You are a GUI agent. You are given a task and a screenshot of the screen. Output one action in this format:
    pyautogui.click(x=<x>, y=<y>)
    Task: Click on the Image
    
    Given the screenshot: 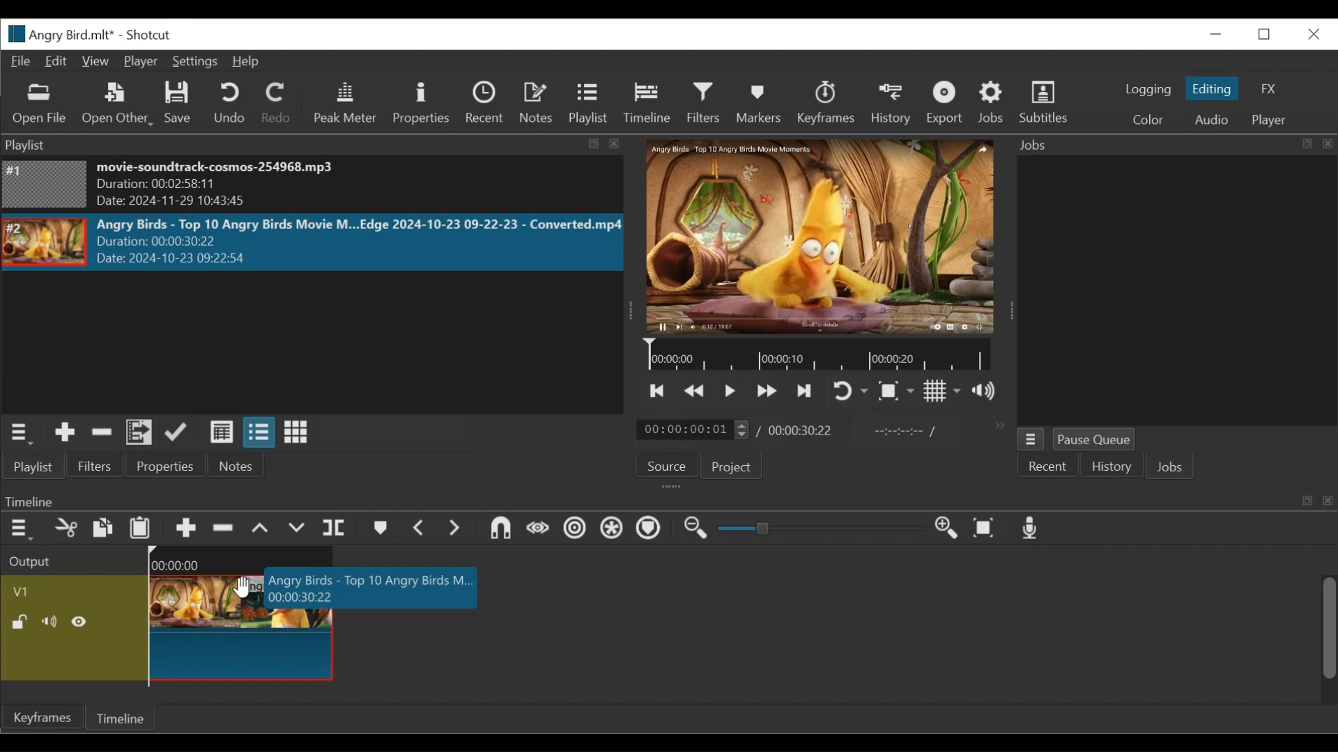 What is the action you would take?
    pyautogui.click(x=45, y=184)
    